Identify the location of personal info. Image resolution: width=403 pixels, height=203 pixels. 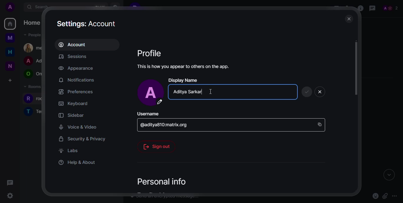
(159, 182).